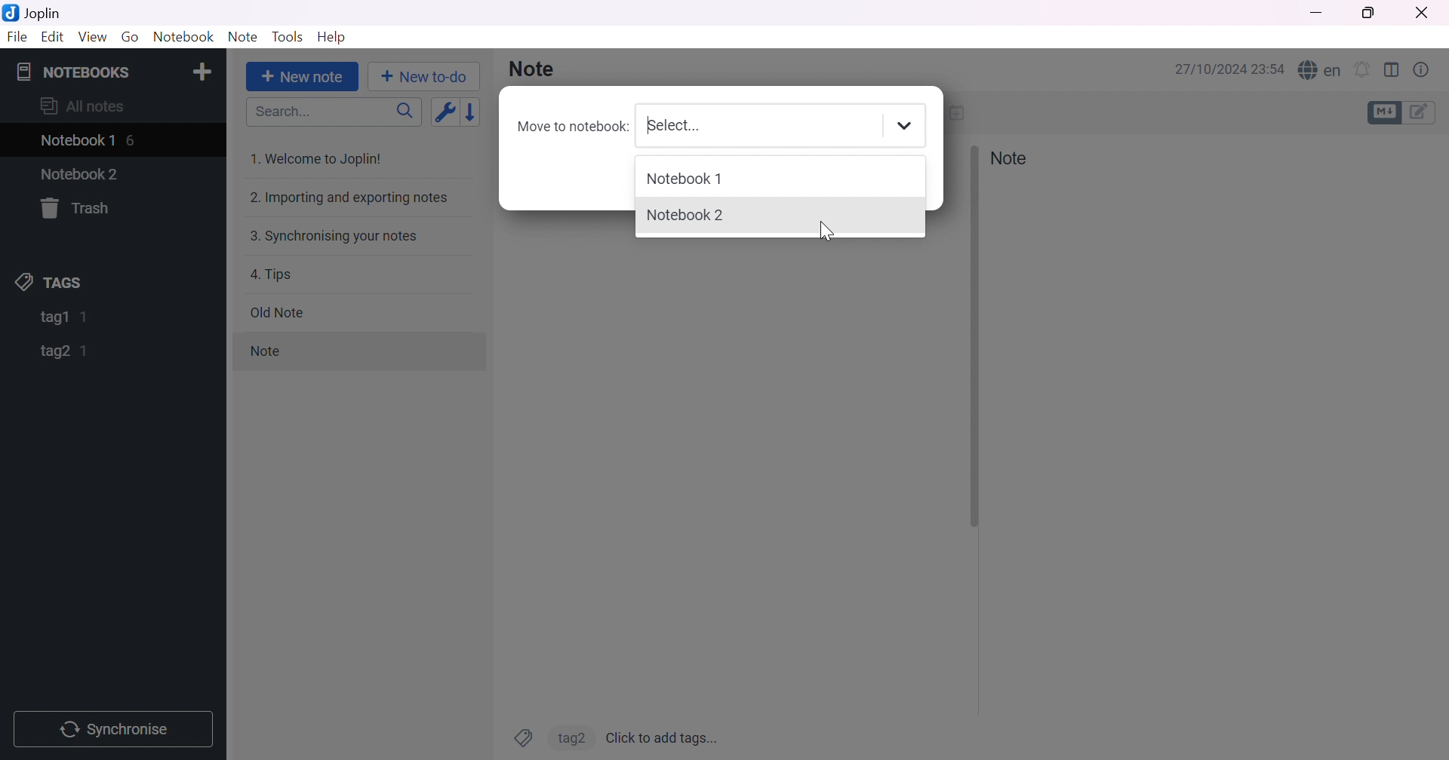  I want to click on NOTEBOOKS, so click(71, 70).